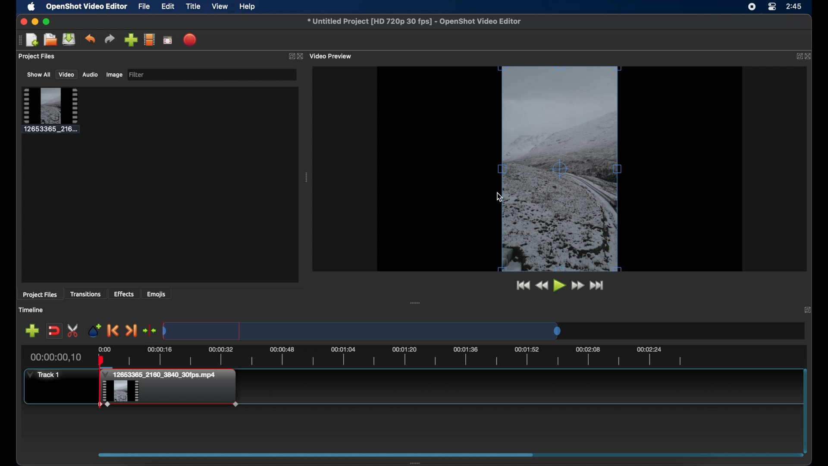 Image resolution: width=828 pixels, height=466 pixels. Describe the element at coordinates (501, 198) in the screenshot. I see `cursor` at that location.